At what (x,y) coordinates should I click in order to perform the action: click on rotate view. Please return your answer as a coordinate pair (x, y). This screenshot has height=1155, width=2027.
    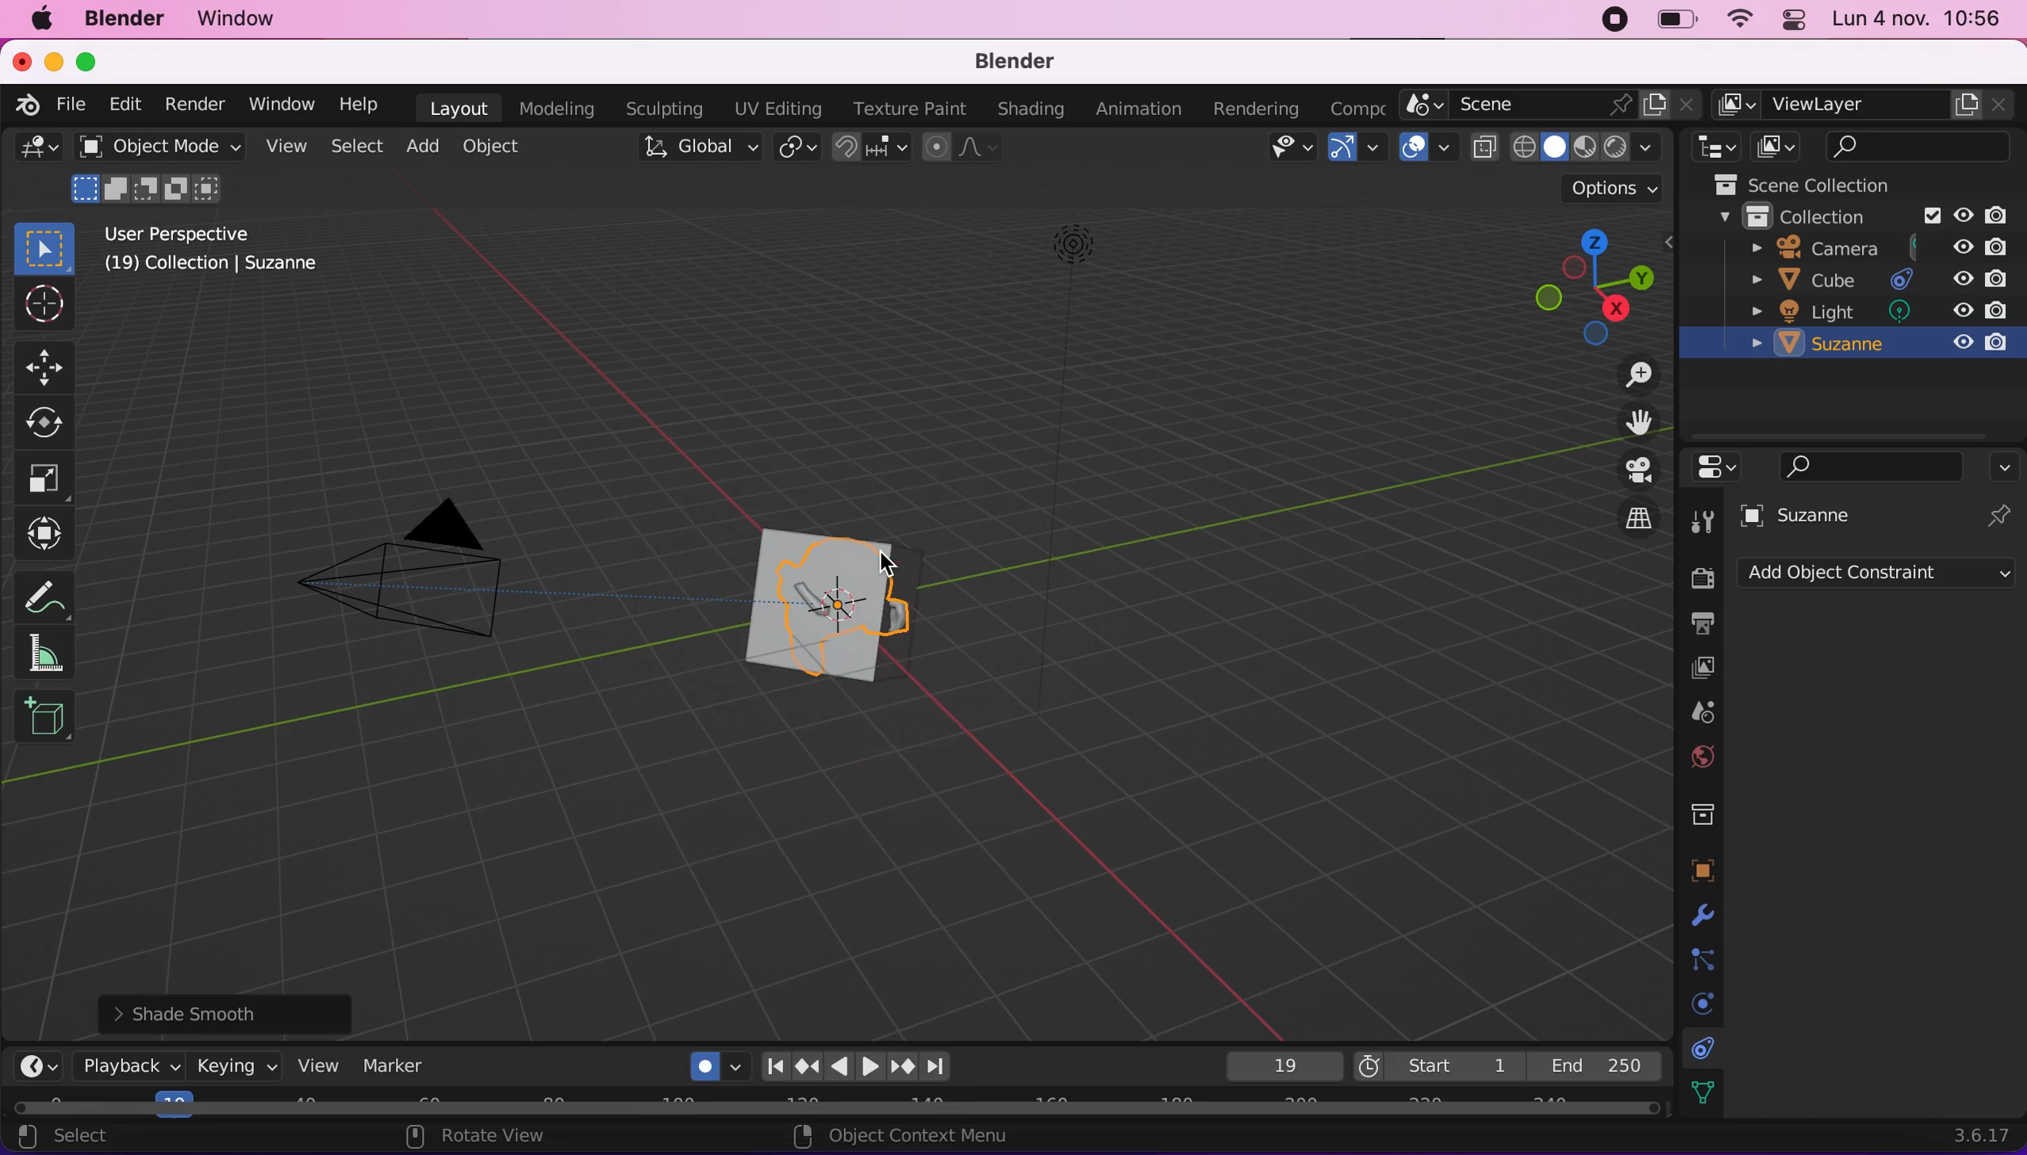
    Looking at the image, I should click on (488, 1138).